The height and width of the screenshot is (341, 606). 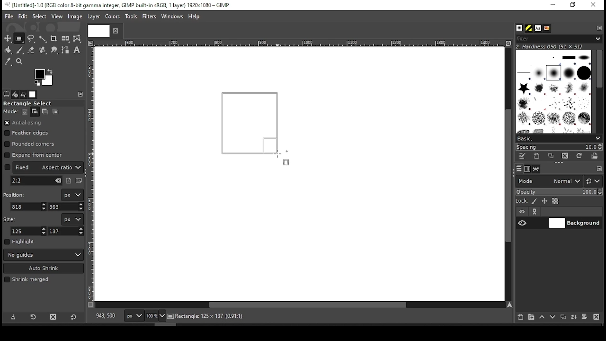 I want to click on help, so click(x=194, y=17).